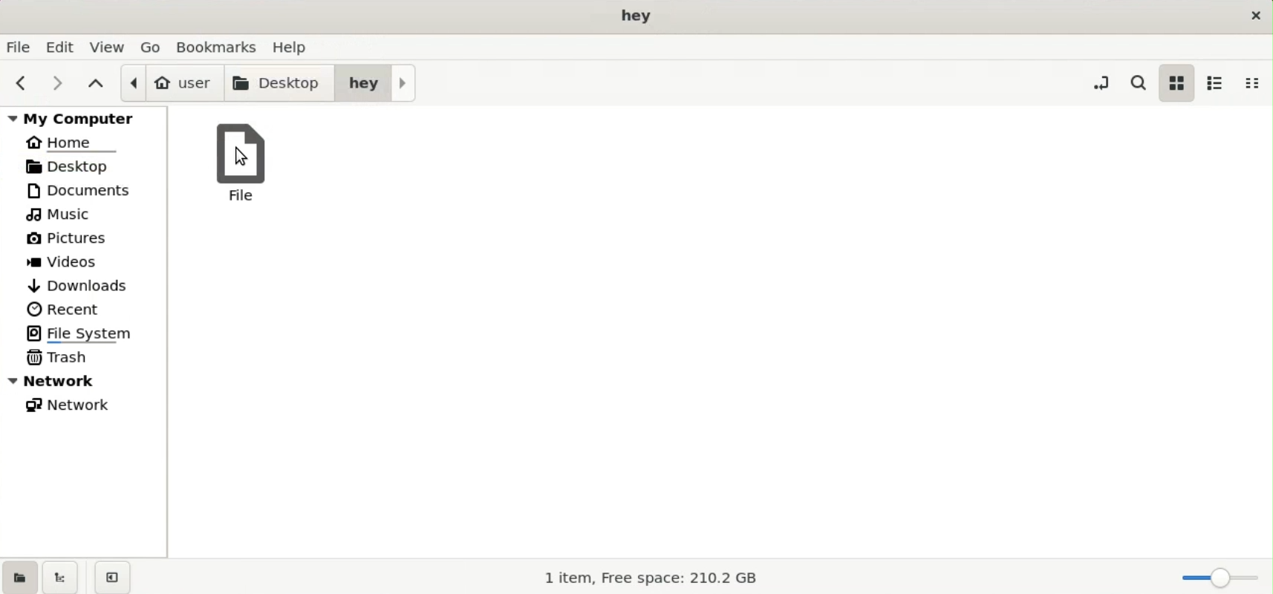  I want to click on desktop, so click(281, 82).